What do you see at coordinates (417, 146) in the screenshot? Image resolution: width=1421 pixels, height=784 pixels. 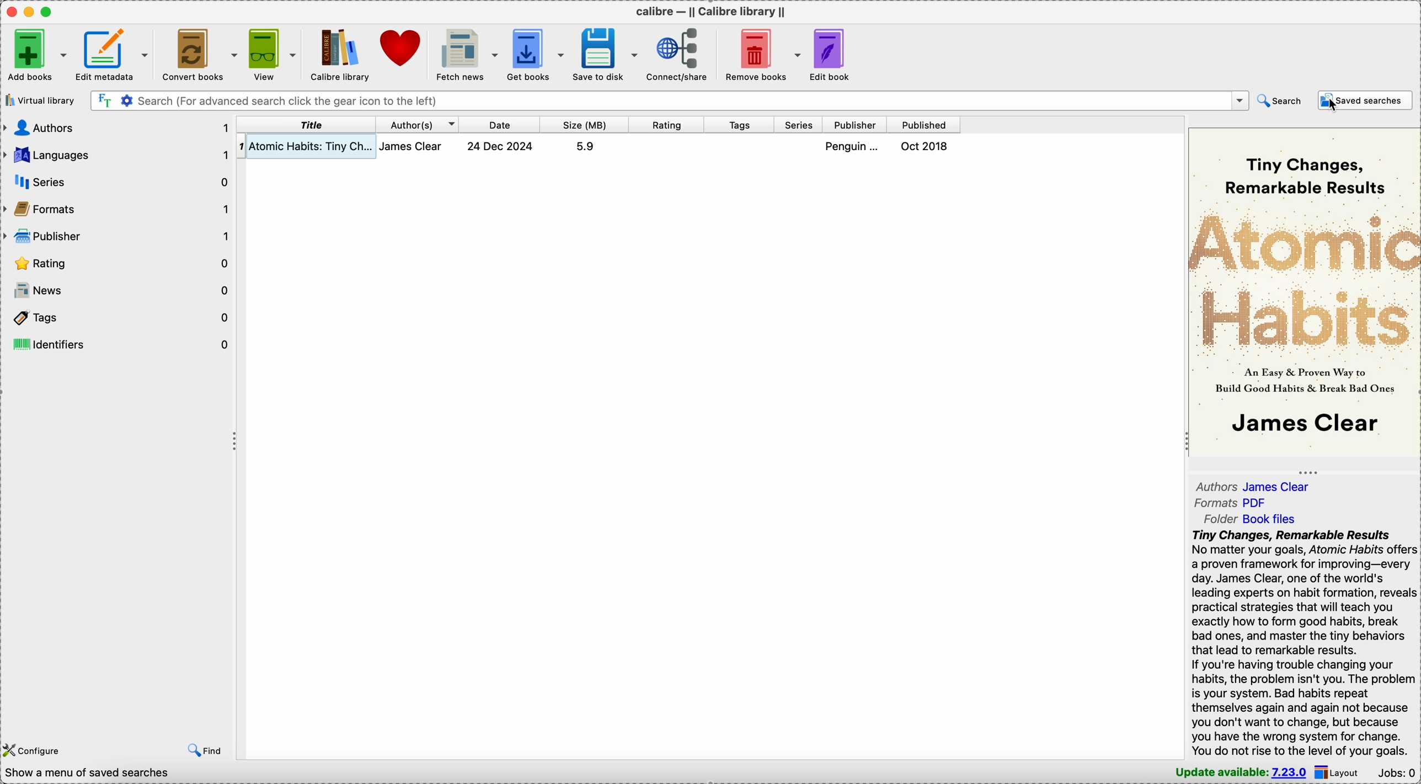 I see `james clear` at bounding box center [417, 146].